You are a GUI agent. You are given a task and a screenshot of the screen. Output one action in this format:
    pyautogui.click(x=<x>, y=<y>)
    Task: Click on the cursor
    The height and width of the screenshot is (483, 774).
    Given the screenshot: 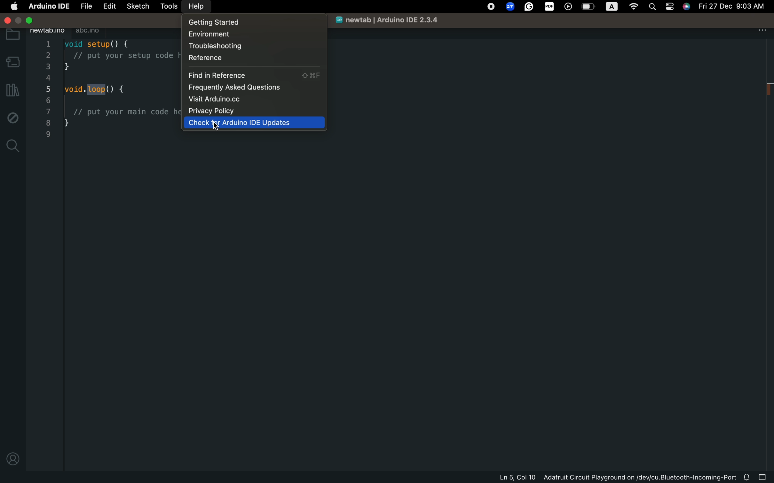 What is the action you would take?
    pyautogui.click(x=217, y=124)
    